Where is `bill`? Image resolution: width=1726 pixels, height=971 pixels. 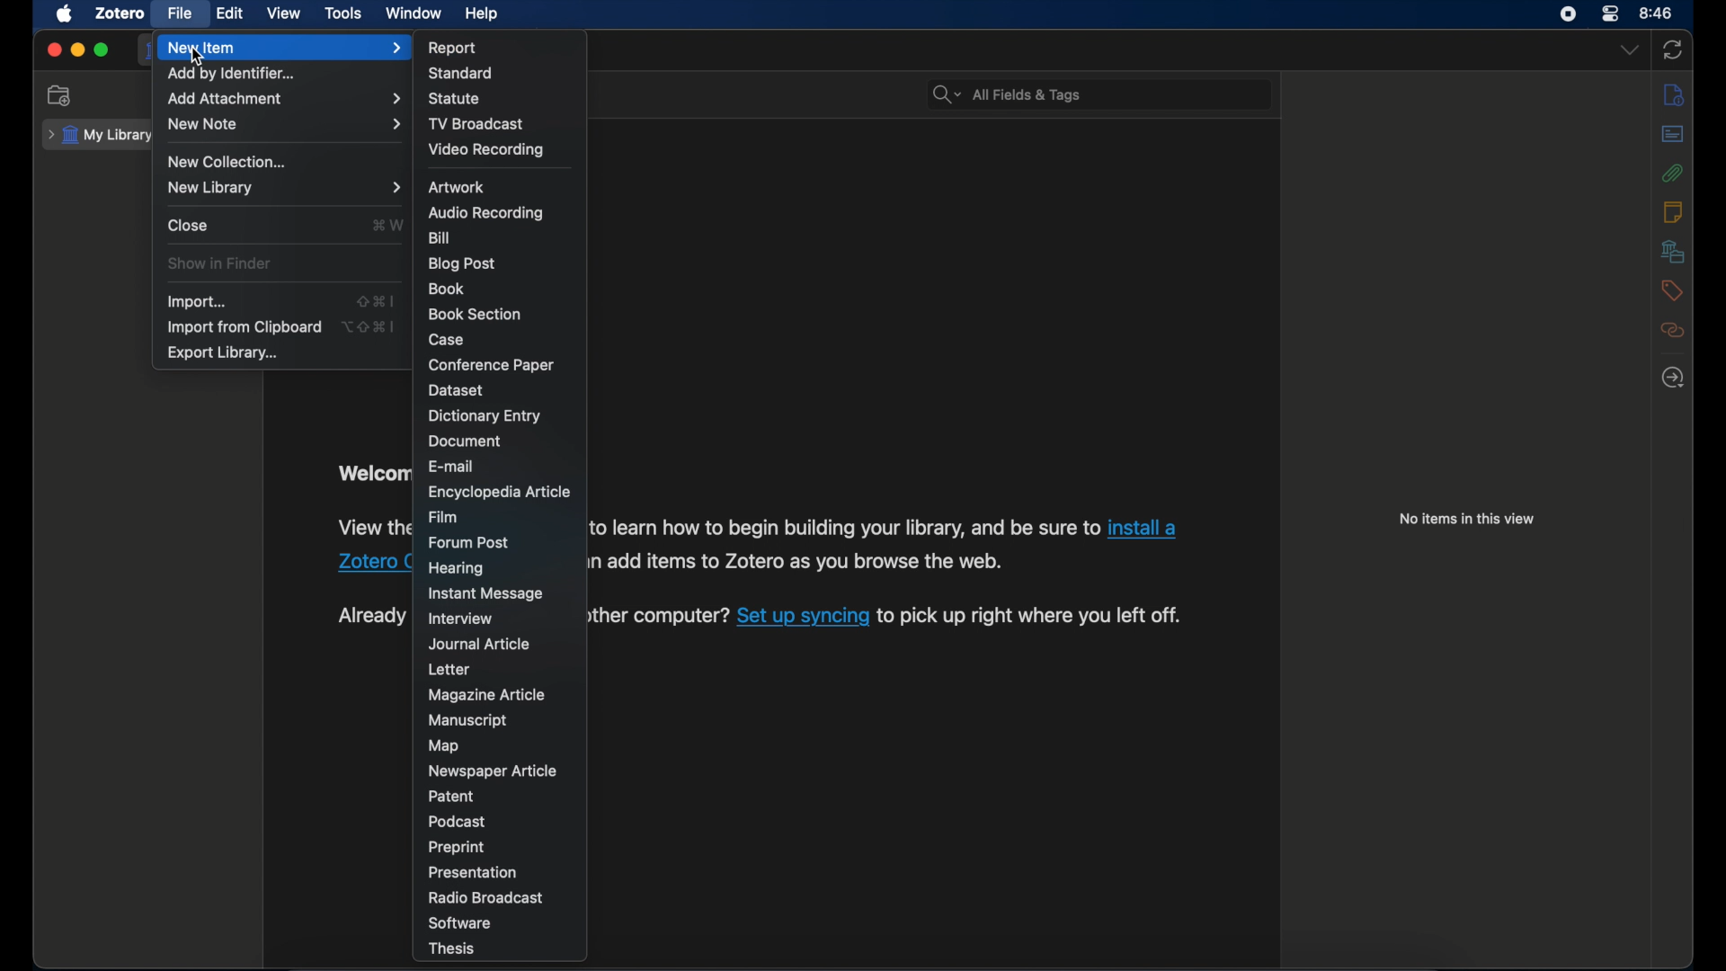 bill is located at coordinates (438, 237).